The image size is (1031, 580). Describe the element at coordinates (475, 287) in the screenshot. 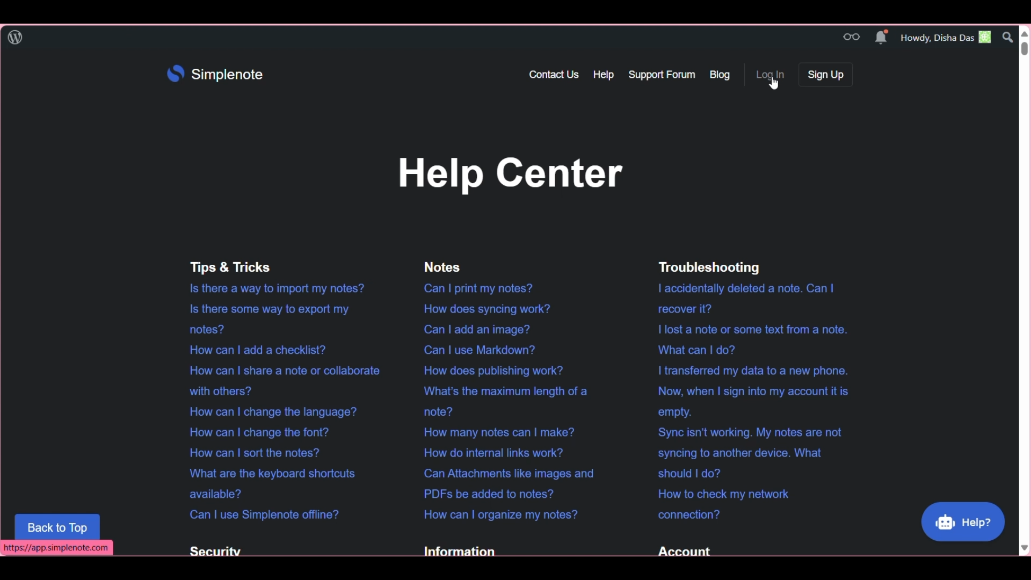

I see `Can | print my notes?` at that location.